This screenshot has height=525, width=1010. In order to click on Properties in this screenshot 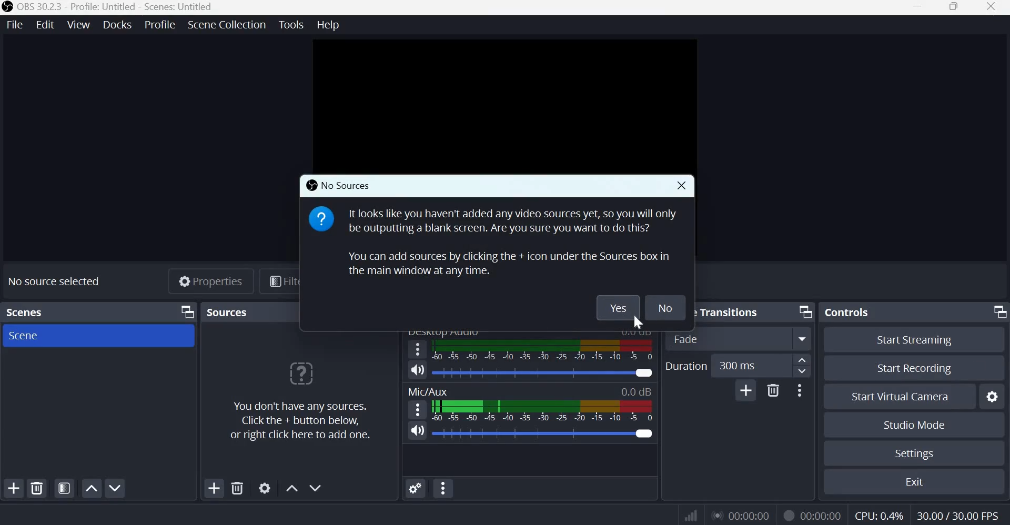, I will do `click(208, 281)`.